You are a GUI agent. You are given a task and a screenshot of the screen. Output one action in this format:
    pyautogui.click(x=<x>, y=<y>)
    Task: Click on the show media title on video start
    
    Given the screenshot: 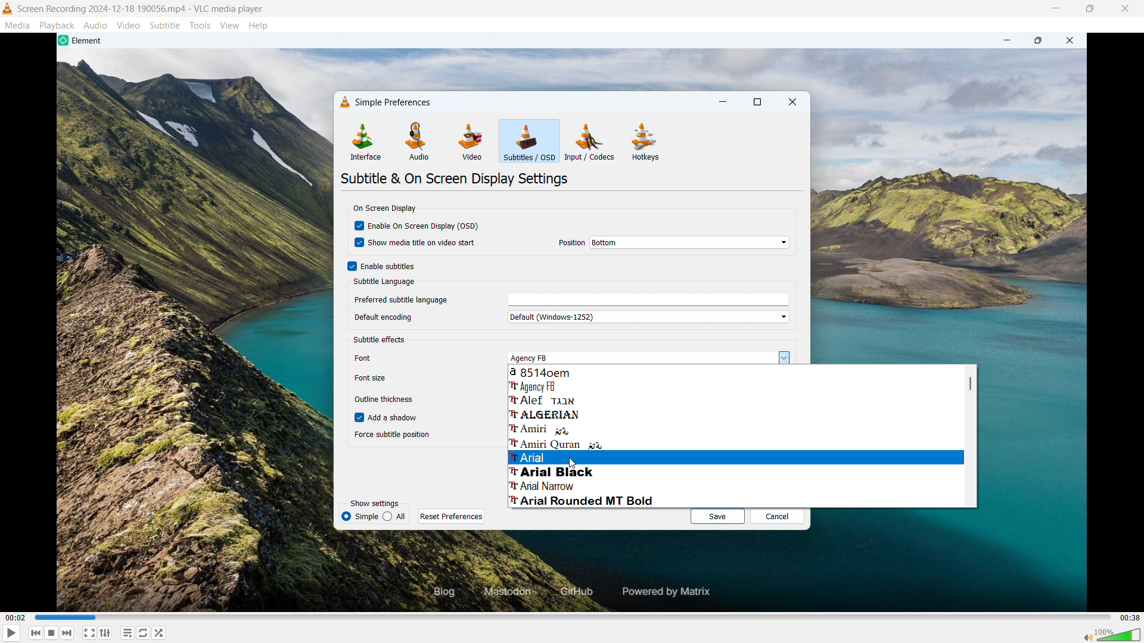 What is the action you would take?
    pyautogui.click(x=418, y=242)
    